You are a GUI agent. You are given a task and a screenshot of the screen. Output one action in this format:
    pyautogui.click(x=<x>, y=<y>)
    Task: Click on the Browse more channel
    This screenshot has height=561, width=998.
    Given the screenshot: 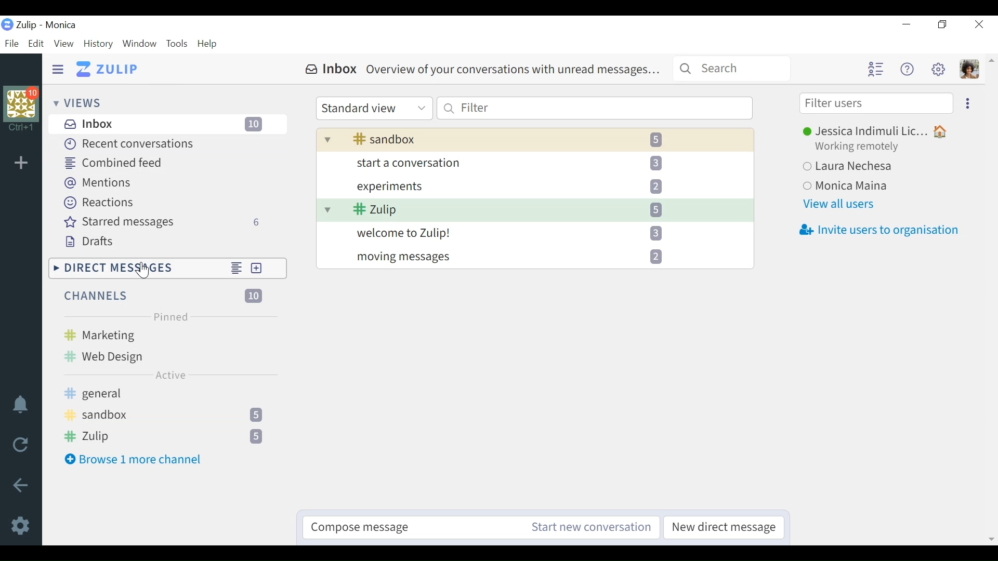 What is the action you would take?
    pyautogui.click(x=135, y=460)
    